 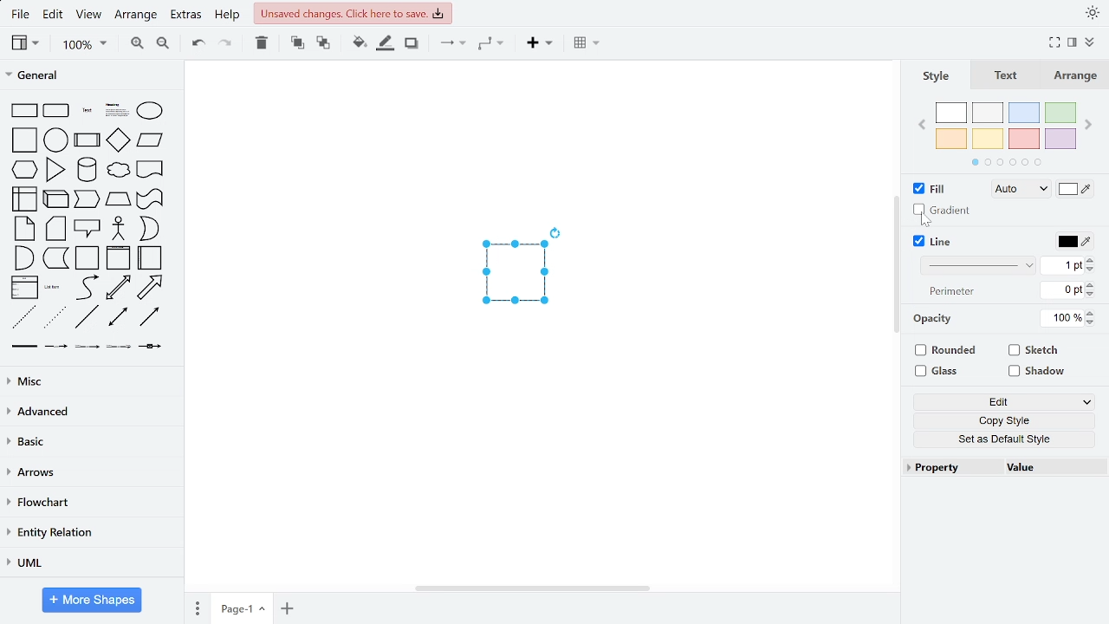 What do you see at coordinates (508, 269) in the screenshot?
I see `current diagram` at bounding box center [508, 269].